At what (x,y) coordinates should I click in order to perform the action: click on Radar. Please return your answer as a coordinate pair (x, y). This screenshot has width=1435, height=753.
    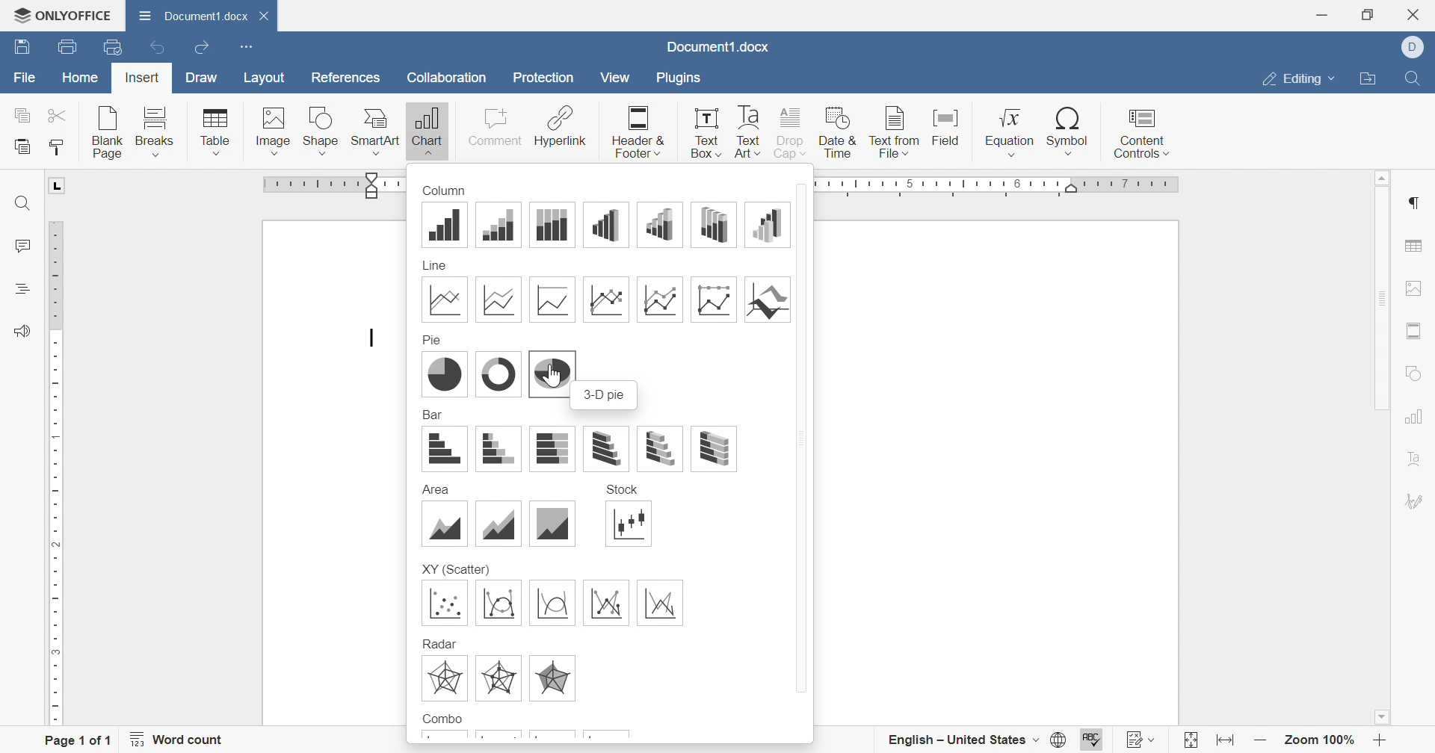
    Looking at the image, I should click on (440, 642).